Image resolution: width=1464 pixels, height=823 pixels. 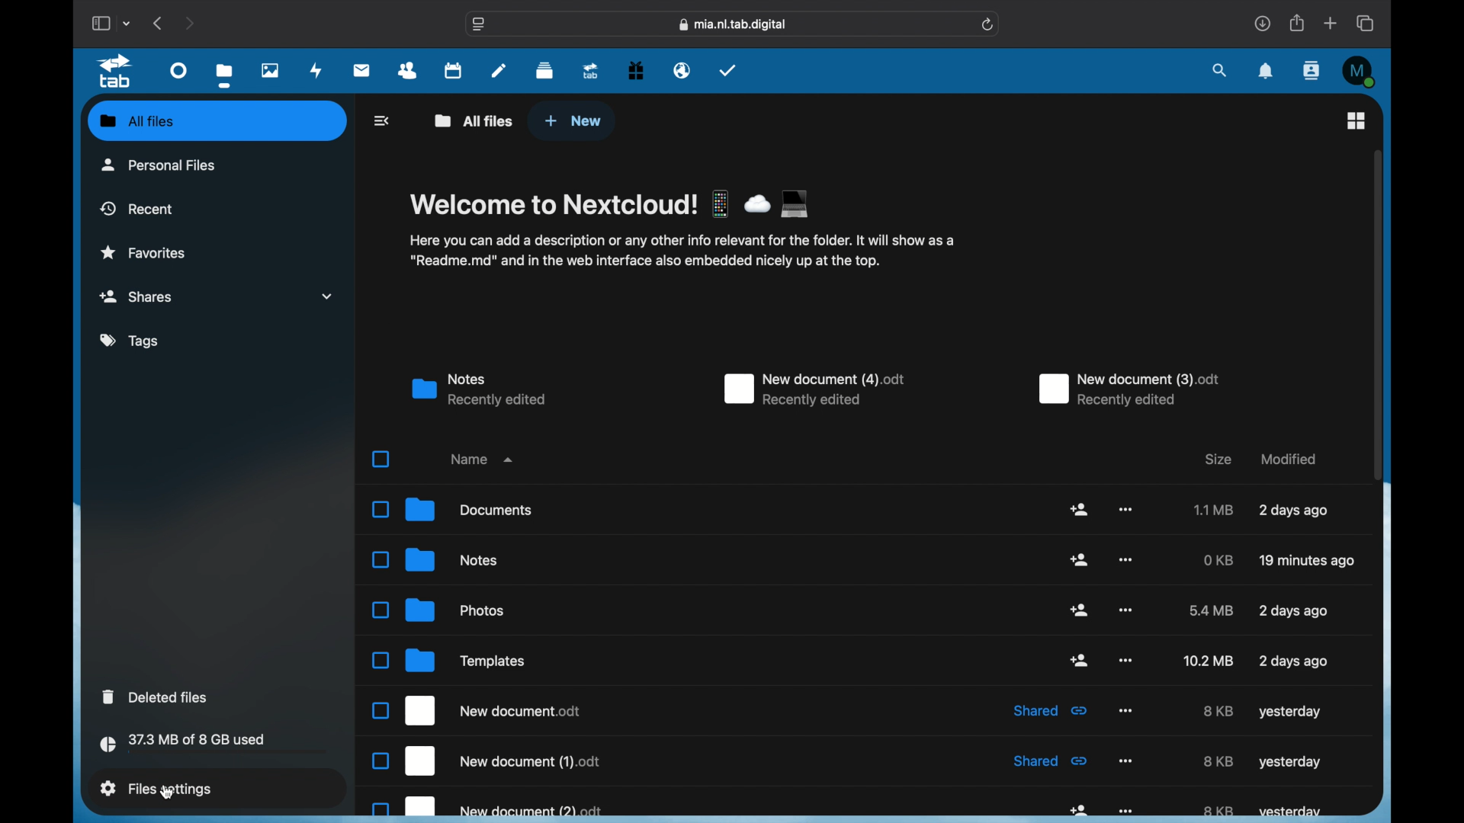 What do you see at coordinates (1126, 761) in the screenshot?
I see `more options` at bounding box center [1126, 761].